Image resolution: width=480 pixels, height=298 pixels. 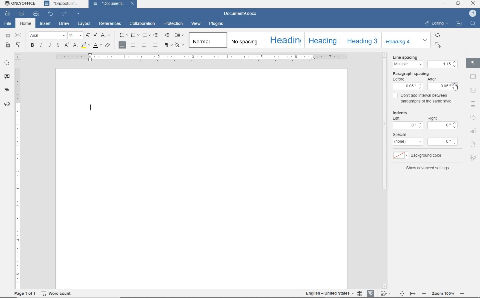 I want to click on references, so click(x=111, y=25).